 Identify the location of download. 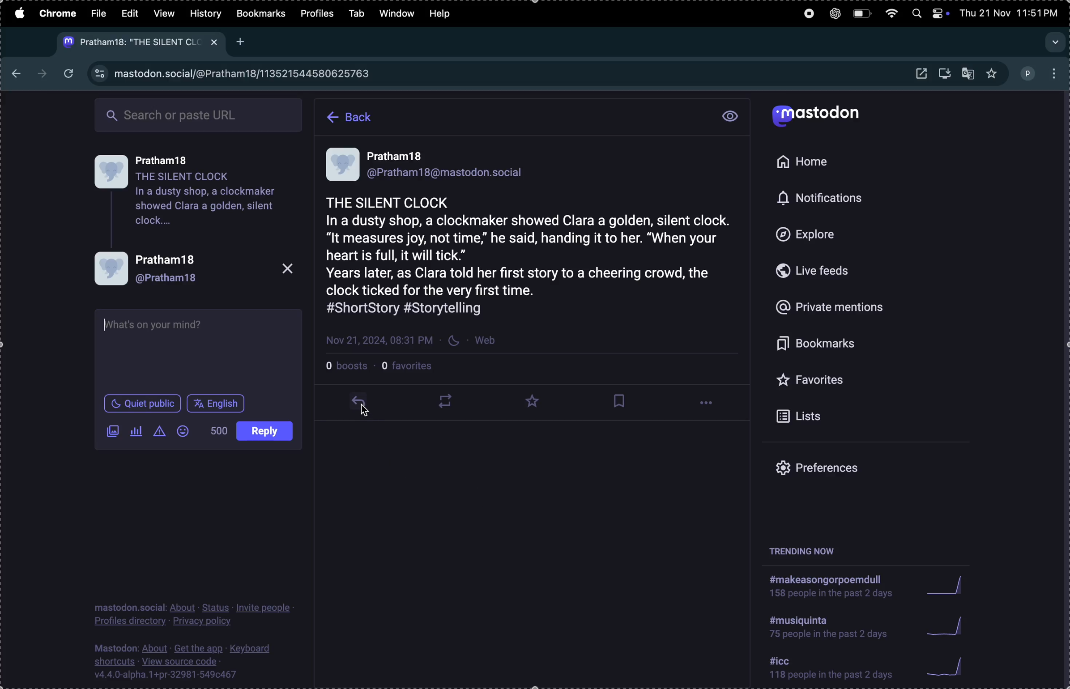
(946, 75).